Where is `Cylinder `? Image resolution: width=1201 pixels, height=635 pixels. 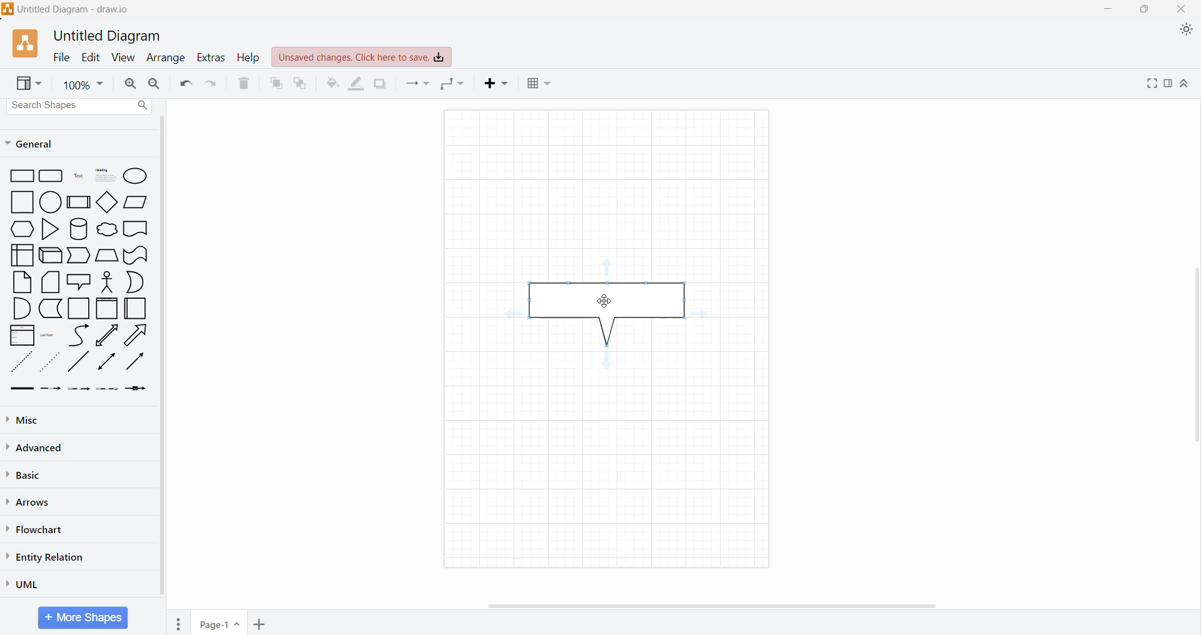 Cylinder  is located at coordinates (78, 229).